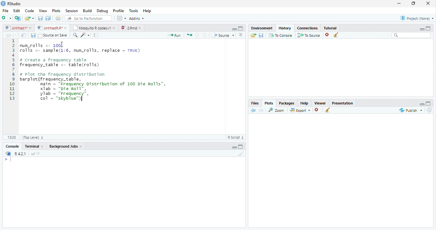  Describe the element at coordinates (113, 87) in the screenshot. I see `Code Editor` at that location.